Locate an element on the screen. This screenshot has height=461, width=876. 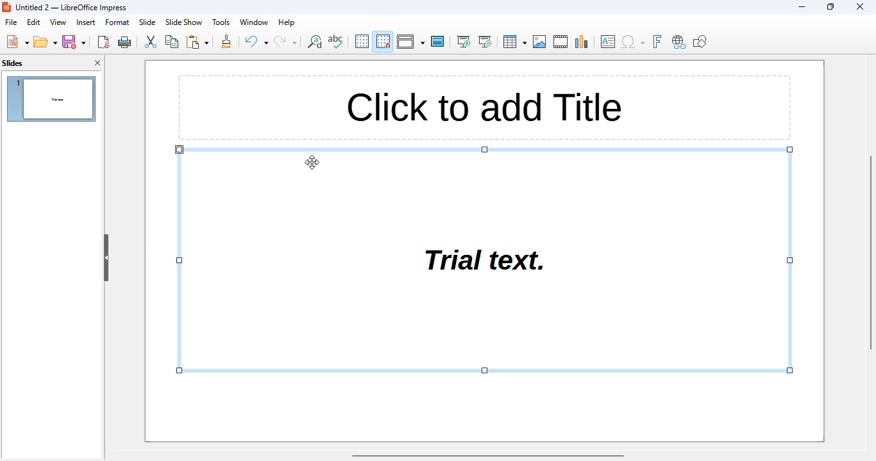
Untitled 2 — LibreOffice Impress is located at coordinates (74, 6).